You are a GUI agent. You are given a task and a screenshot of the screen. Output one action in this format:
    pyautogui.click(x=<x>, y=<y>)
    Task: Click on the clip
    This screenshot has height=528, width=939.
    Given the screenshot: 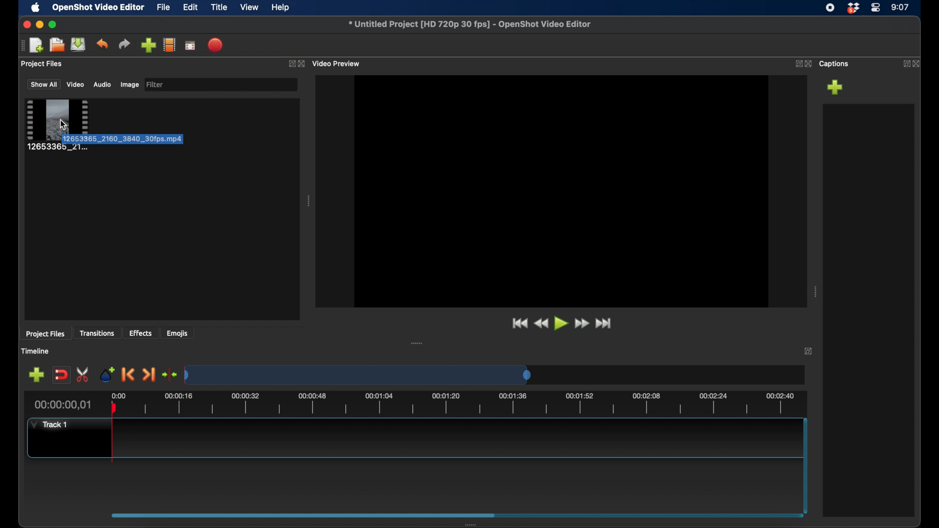 What is the action you would take?
    pyautogui.click(x=57, y=125)
    